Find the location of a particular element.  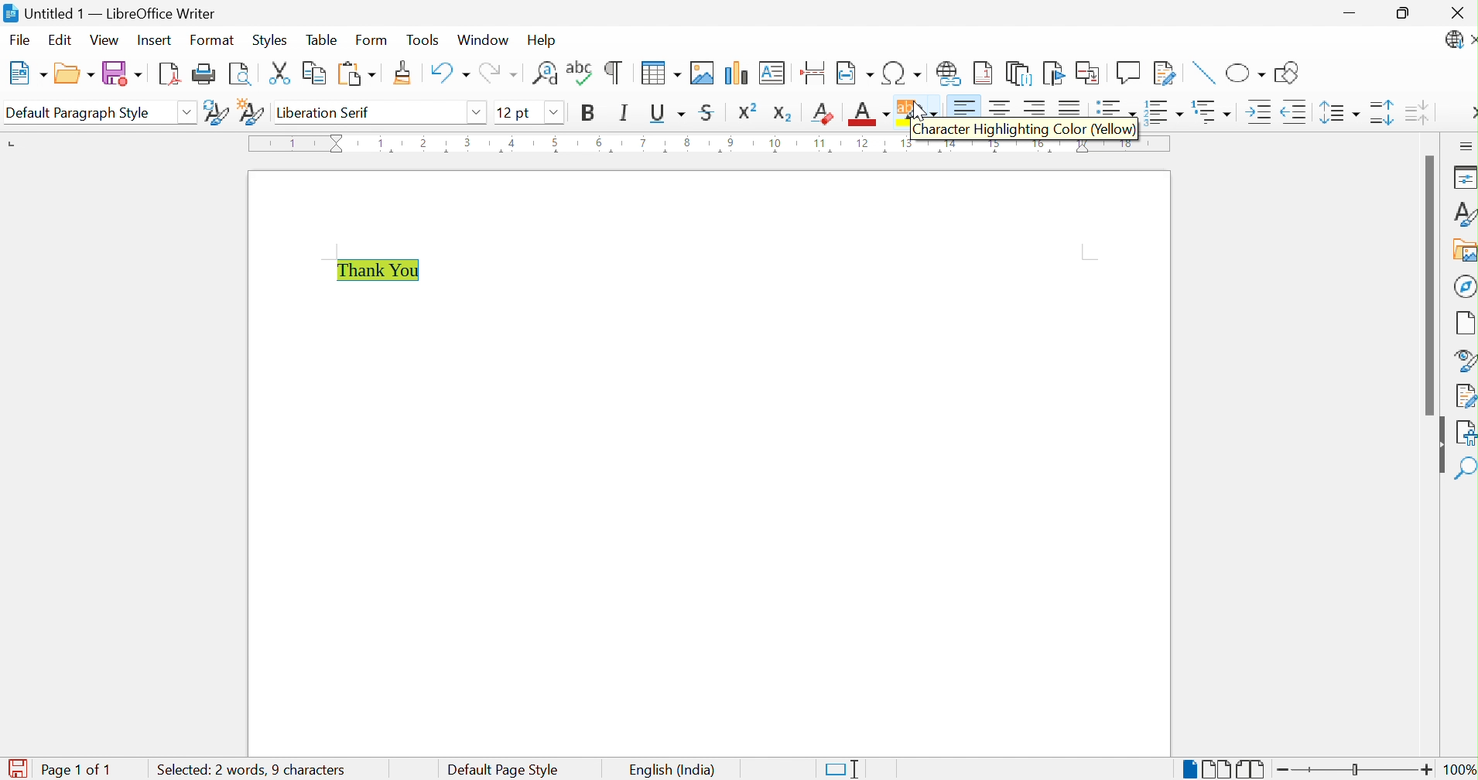

12 pt is located at coordinates (515, 111).